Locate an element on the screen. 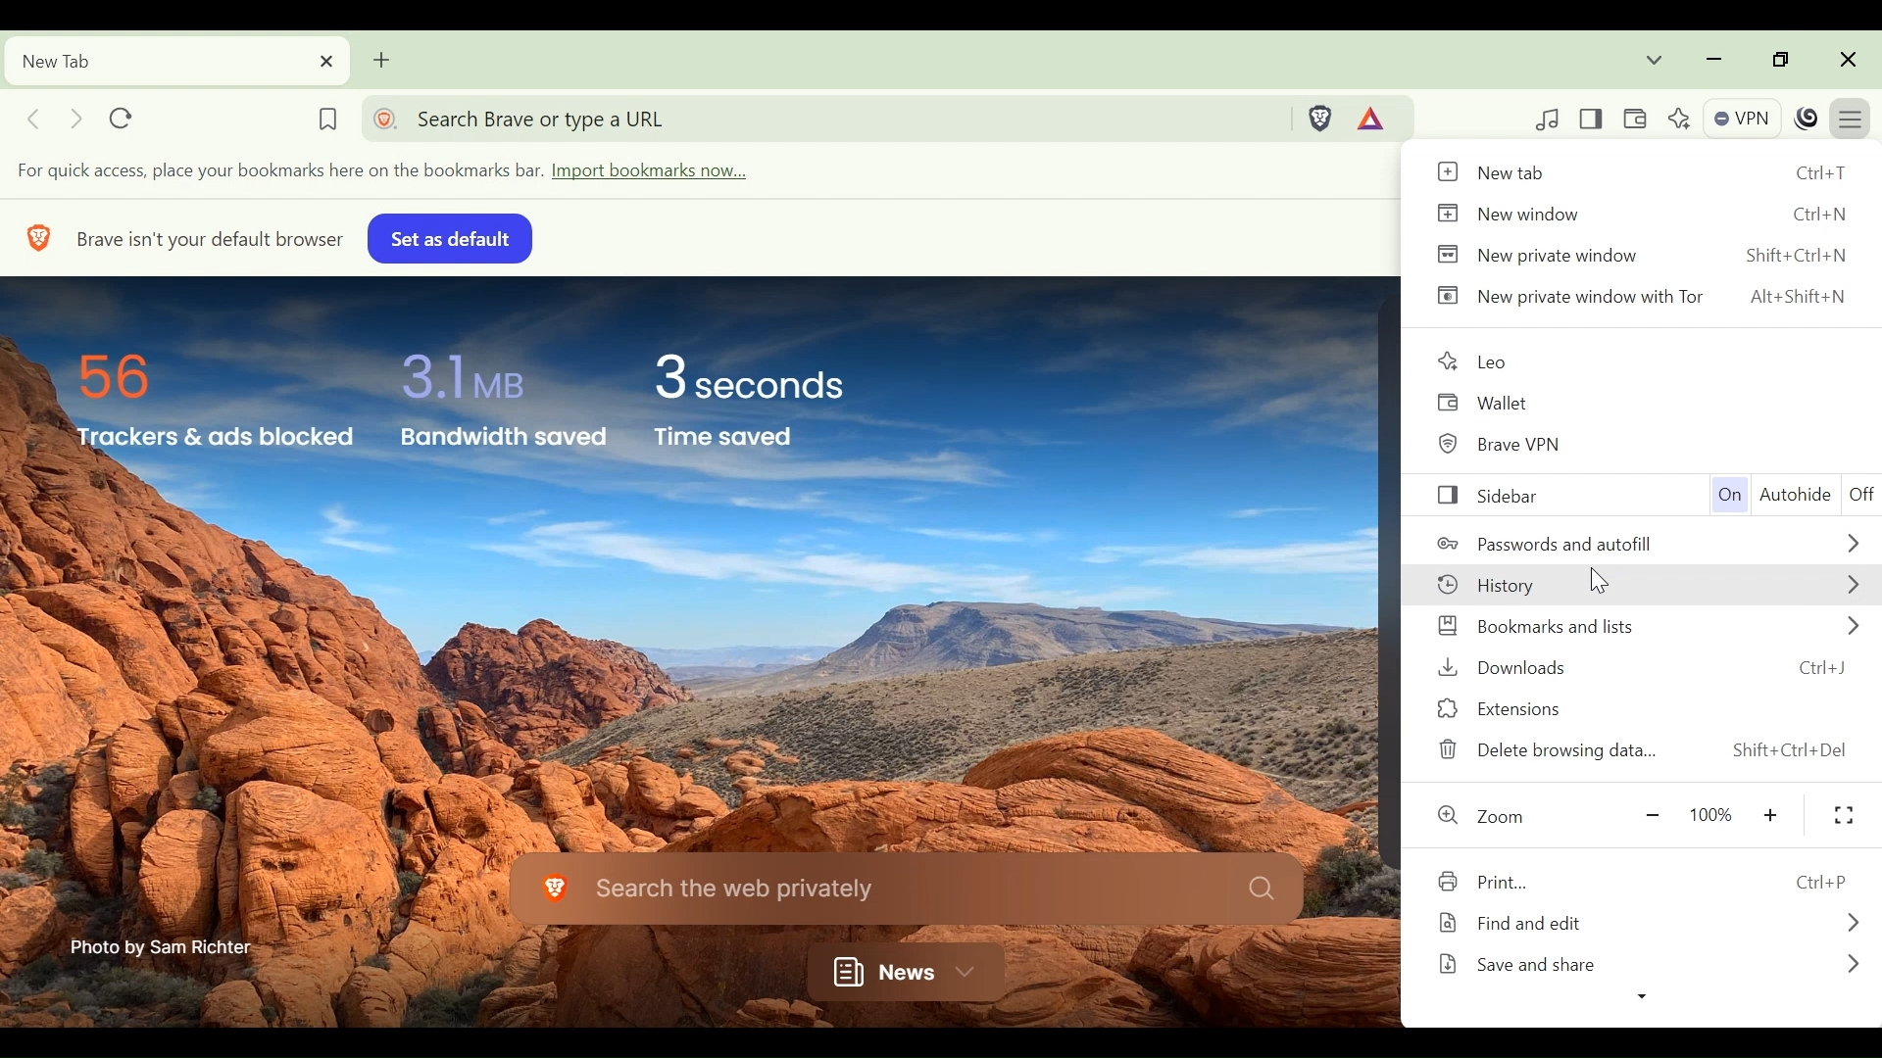 This screenshot has height=1058, width=1882. Passwords and autofill is located at coordinates (1653, 544).